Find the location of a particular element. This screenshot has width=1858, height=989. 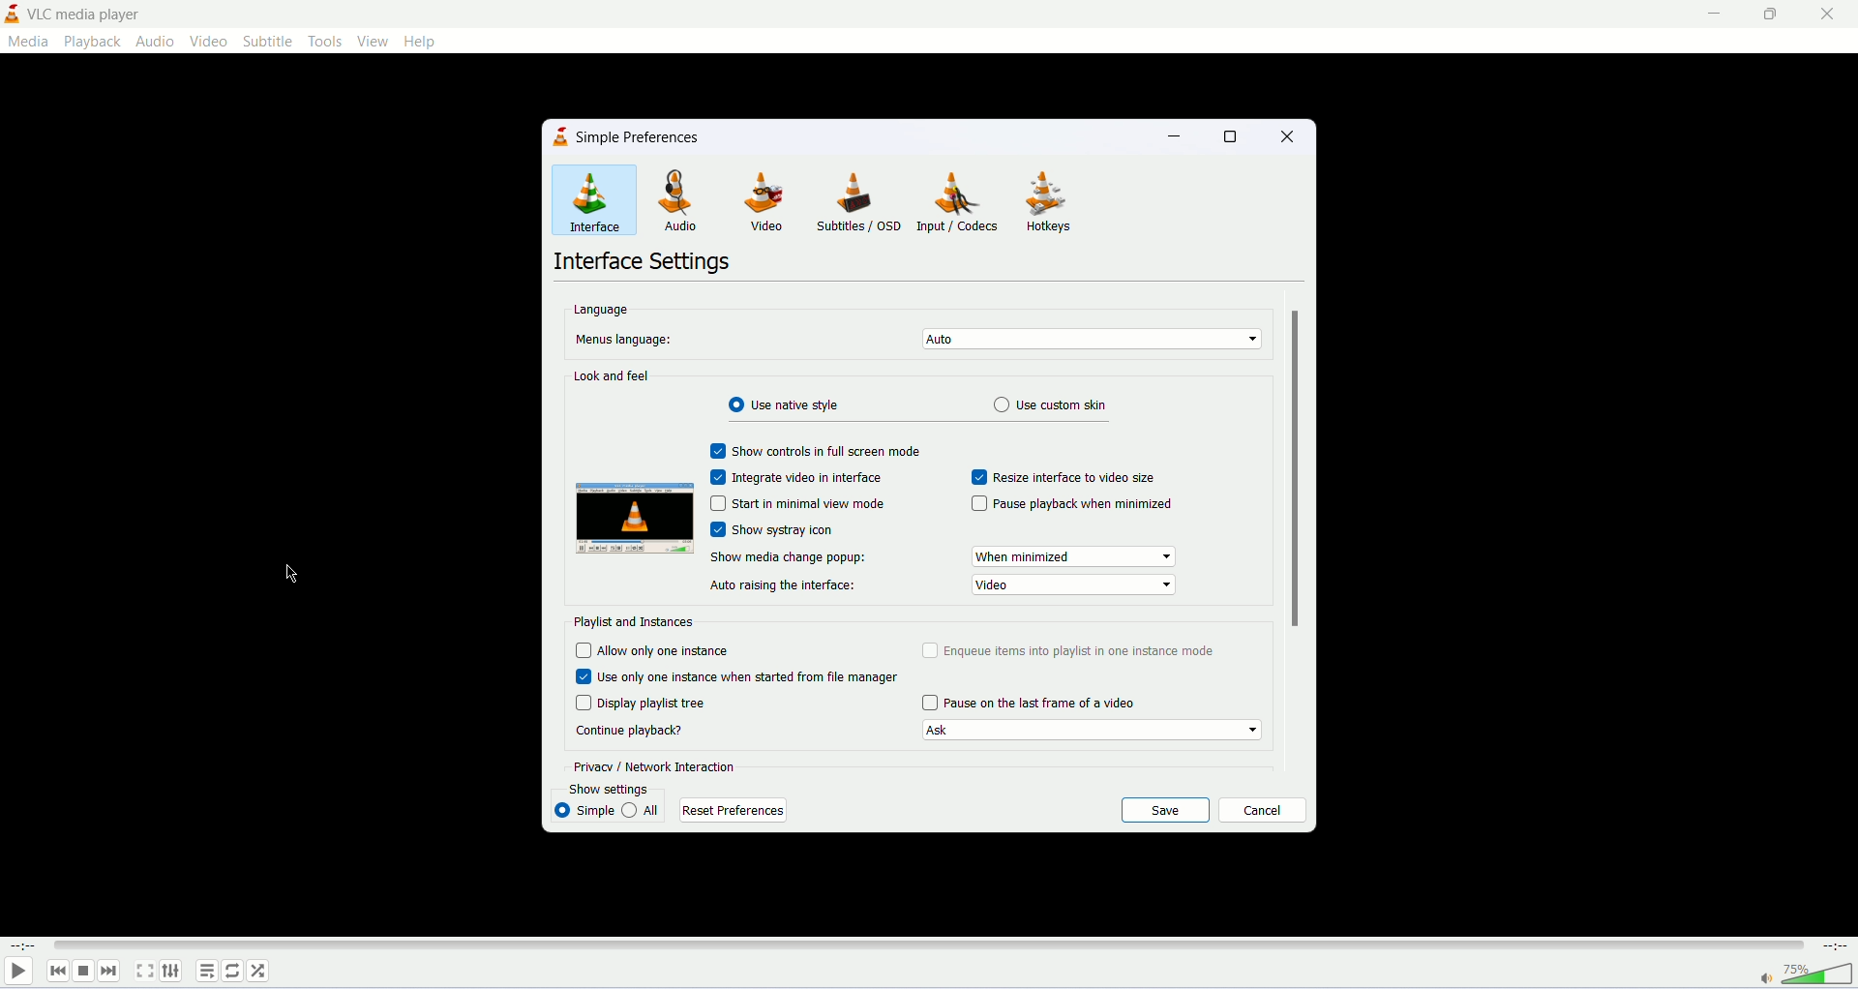

play is located at coordinates (17, 974).